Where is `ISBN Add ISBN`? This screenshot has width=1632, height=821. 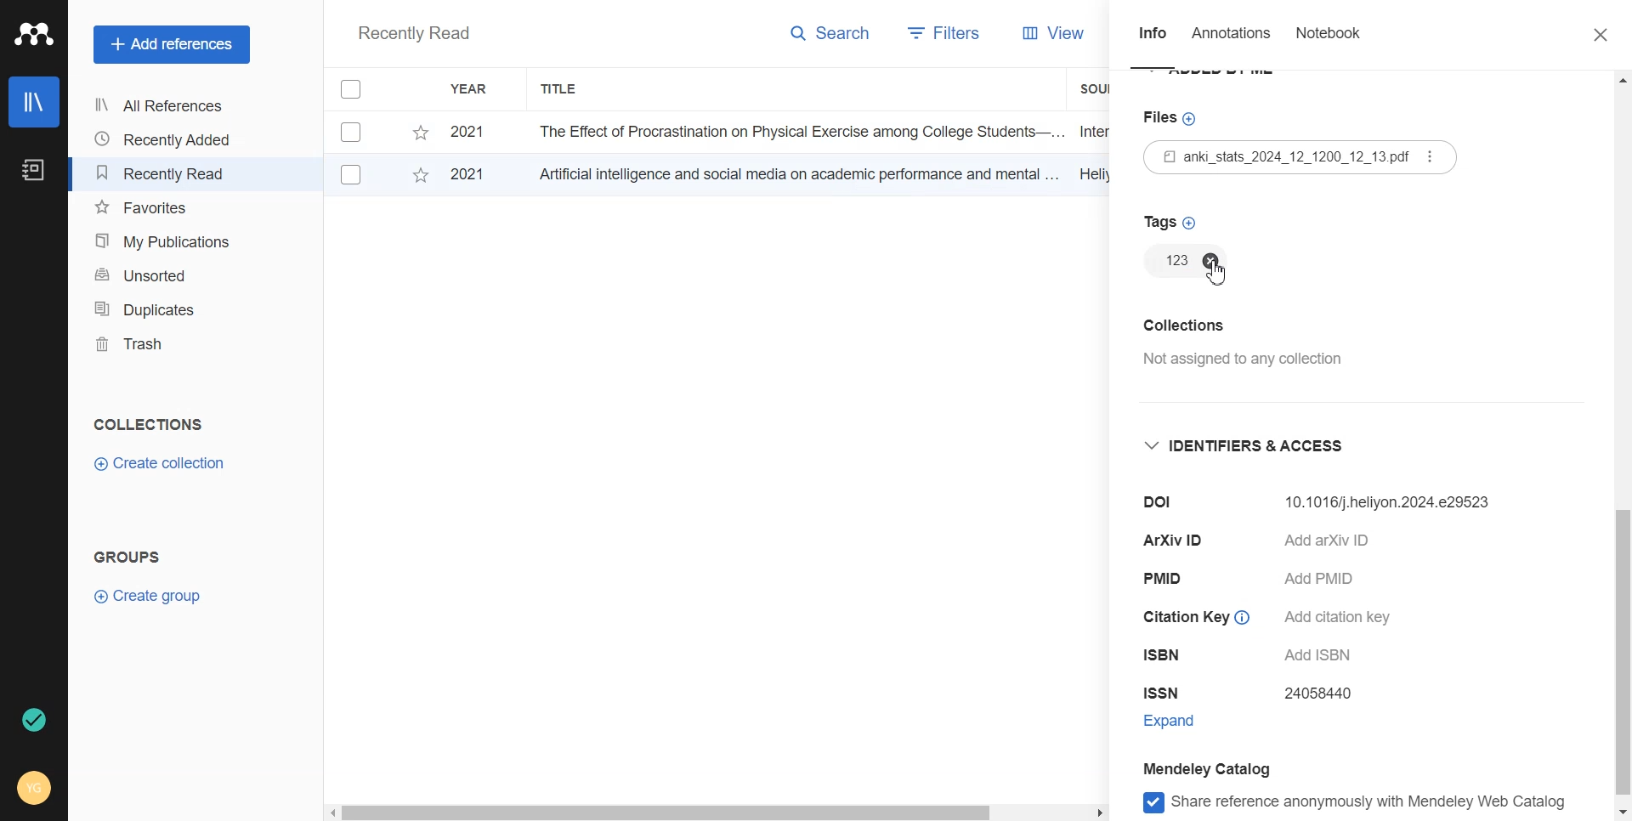
ISBN Add ISBN is located at coordinates (1258, 657).